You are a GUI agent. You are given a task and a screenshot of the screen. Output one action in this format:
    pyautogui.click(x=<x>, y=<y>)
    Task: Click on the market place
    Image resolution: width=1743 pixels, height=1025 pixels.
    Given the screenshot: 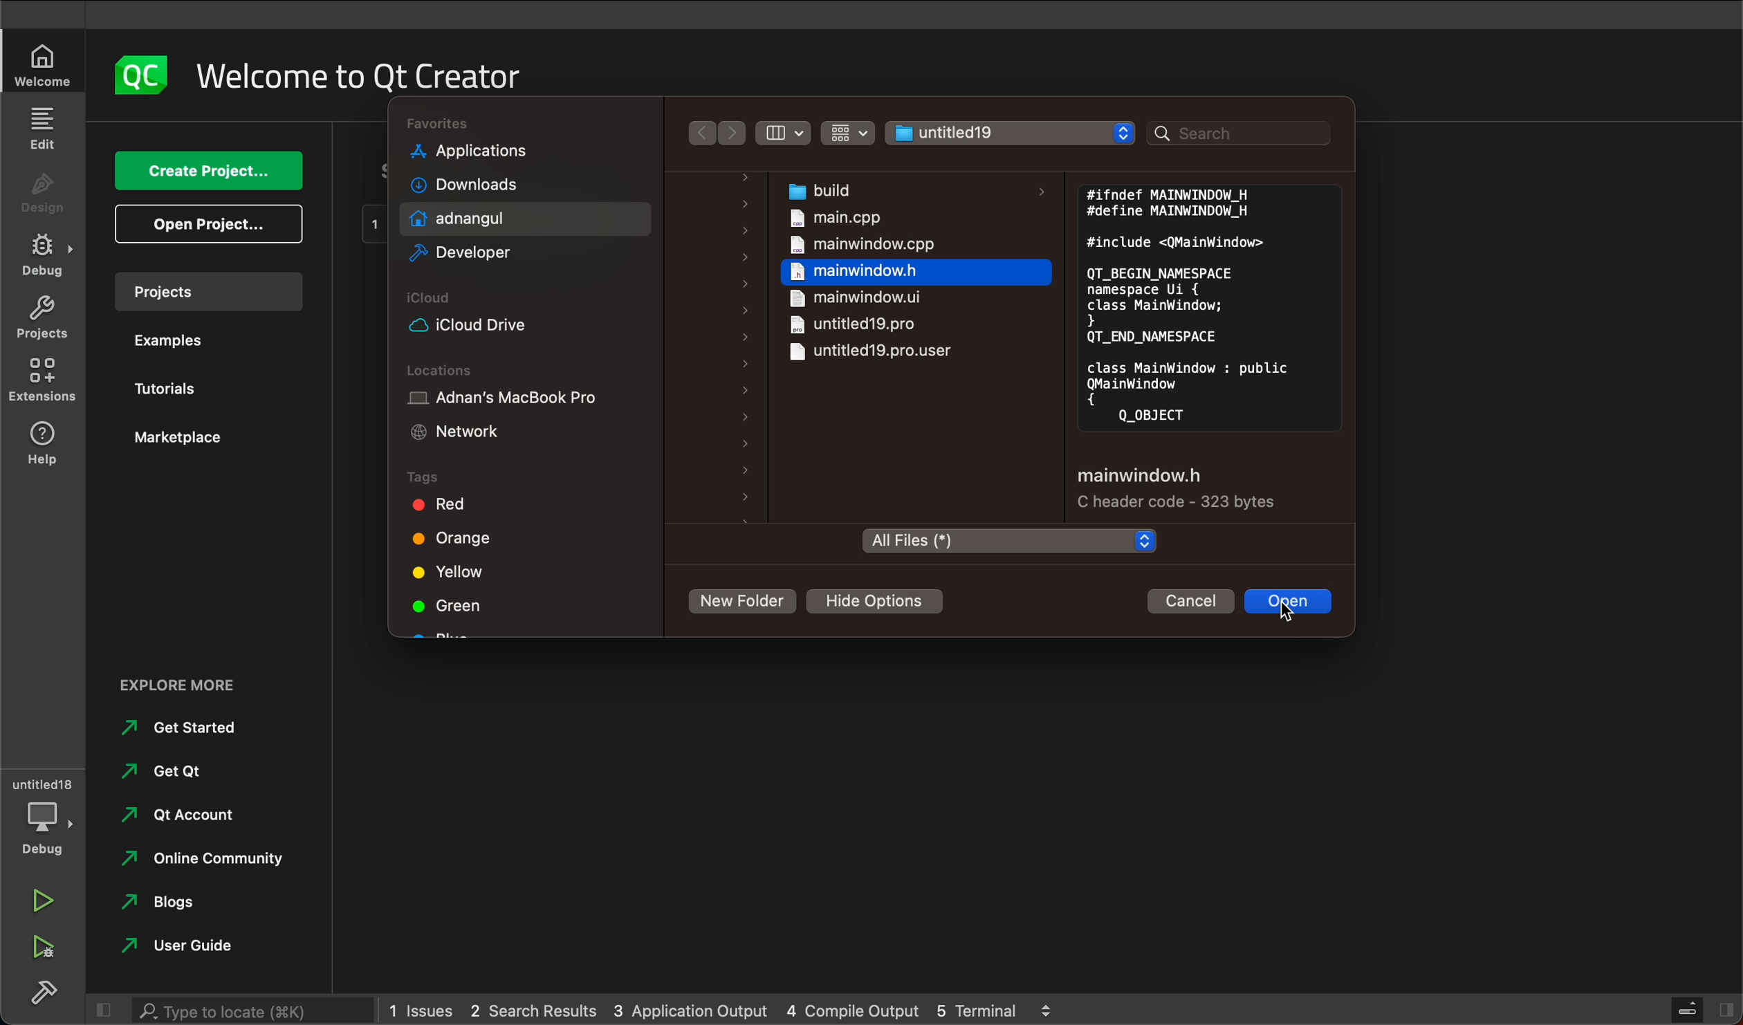 What is the action you would take?
    pyautogui.click(x=179, y=436)
    